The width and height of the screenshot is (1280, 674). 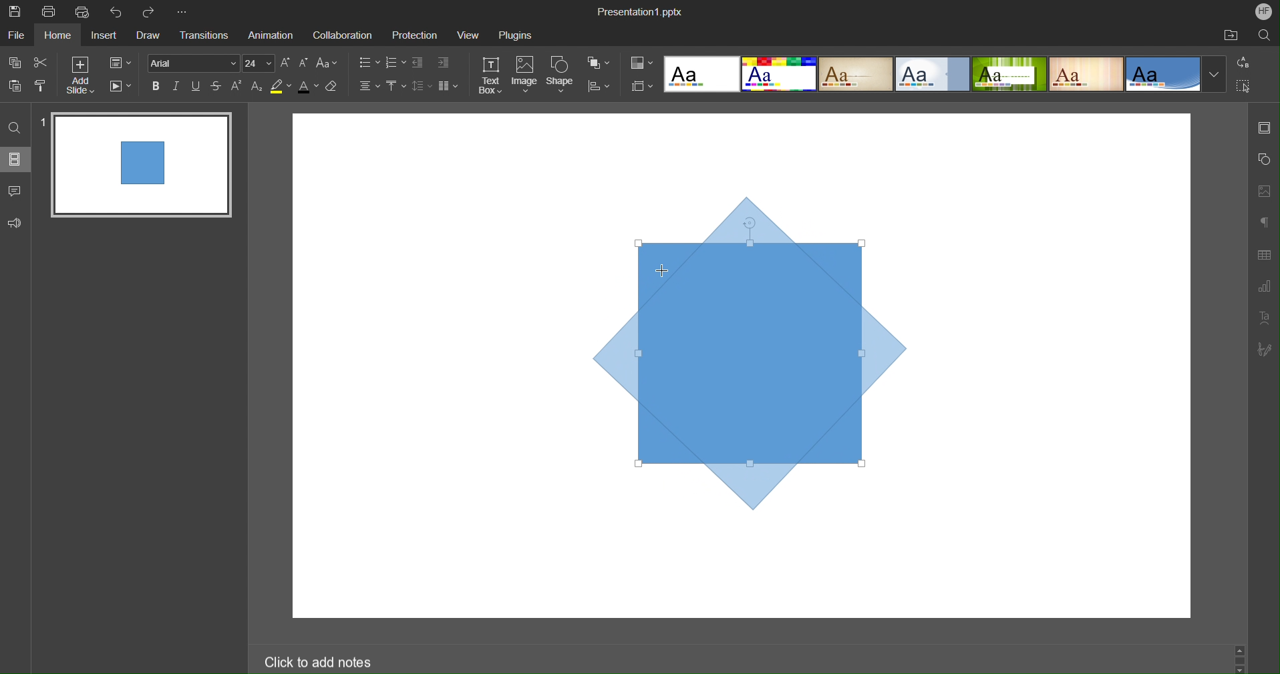 What do you see at coordinates (49, 10) in the screenshot?
I see `Print` at bounding box center [49, 10].